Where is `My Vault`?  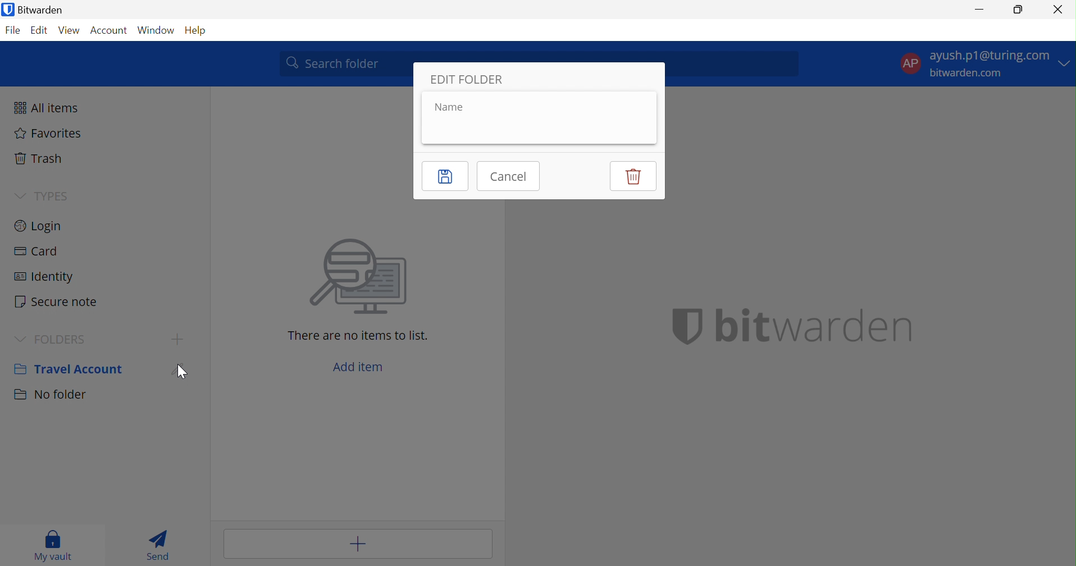
My Vault is located at coordinates (56, 547).